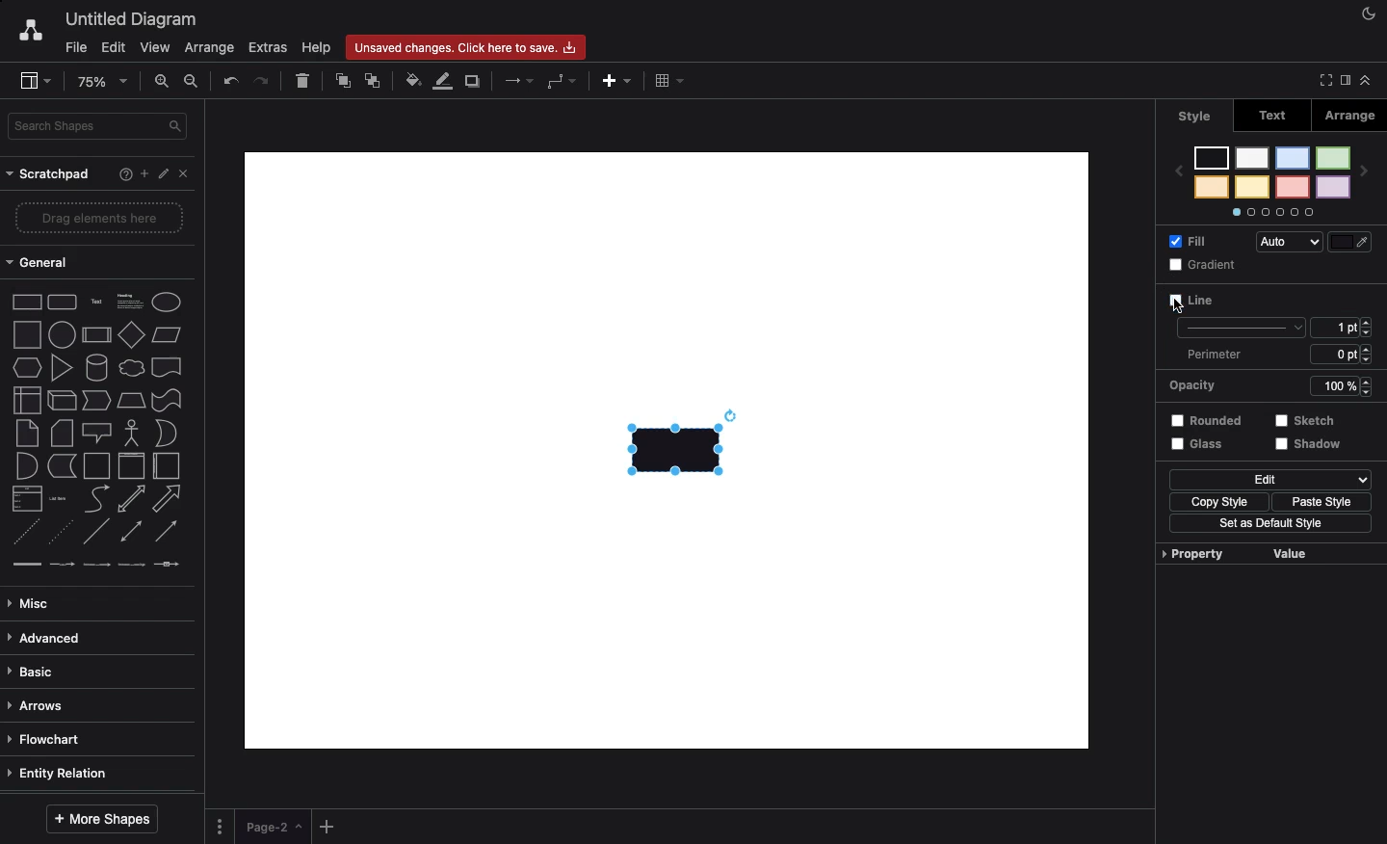  Describe the element at coordinates (24, 564) in the screenshot. I see `link` at that location.